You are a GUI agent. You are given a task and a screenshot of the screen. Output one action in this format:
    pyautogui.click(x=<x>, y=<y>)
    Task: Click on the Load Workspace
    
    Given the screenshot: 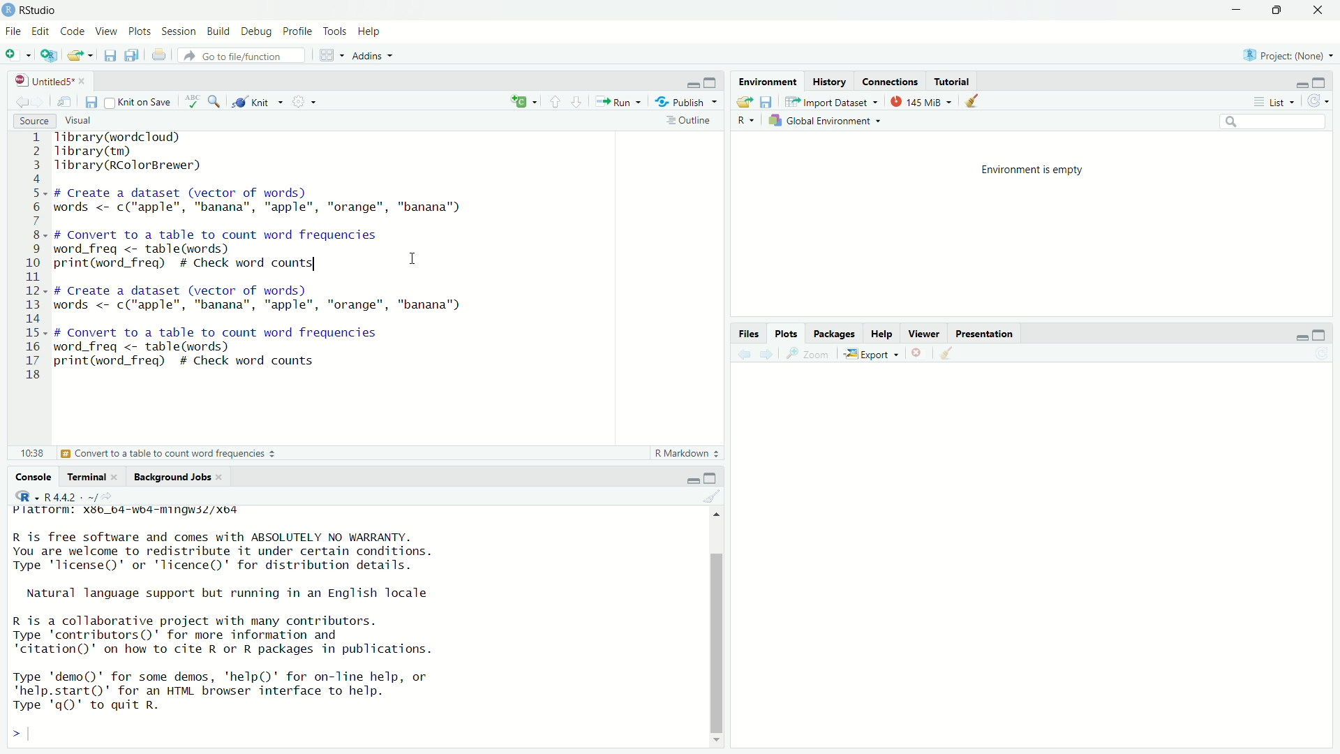 What is the action you would take?
    pyautogui.click(x=745, y=102)
    